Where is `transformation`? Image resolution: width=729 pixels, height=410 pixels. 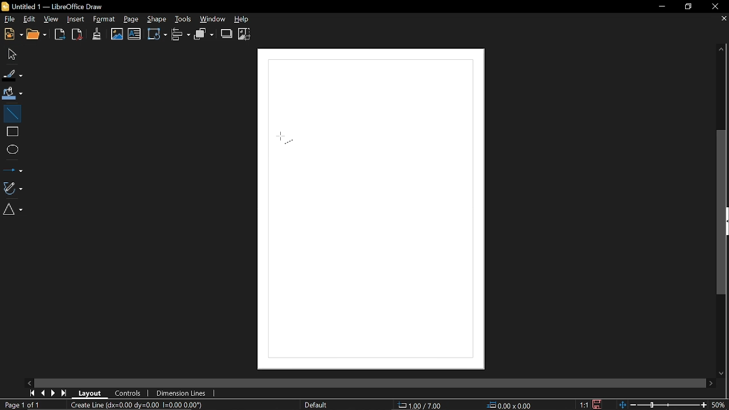 transformation is located at coordinates (156, 35).